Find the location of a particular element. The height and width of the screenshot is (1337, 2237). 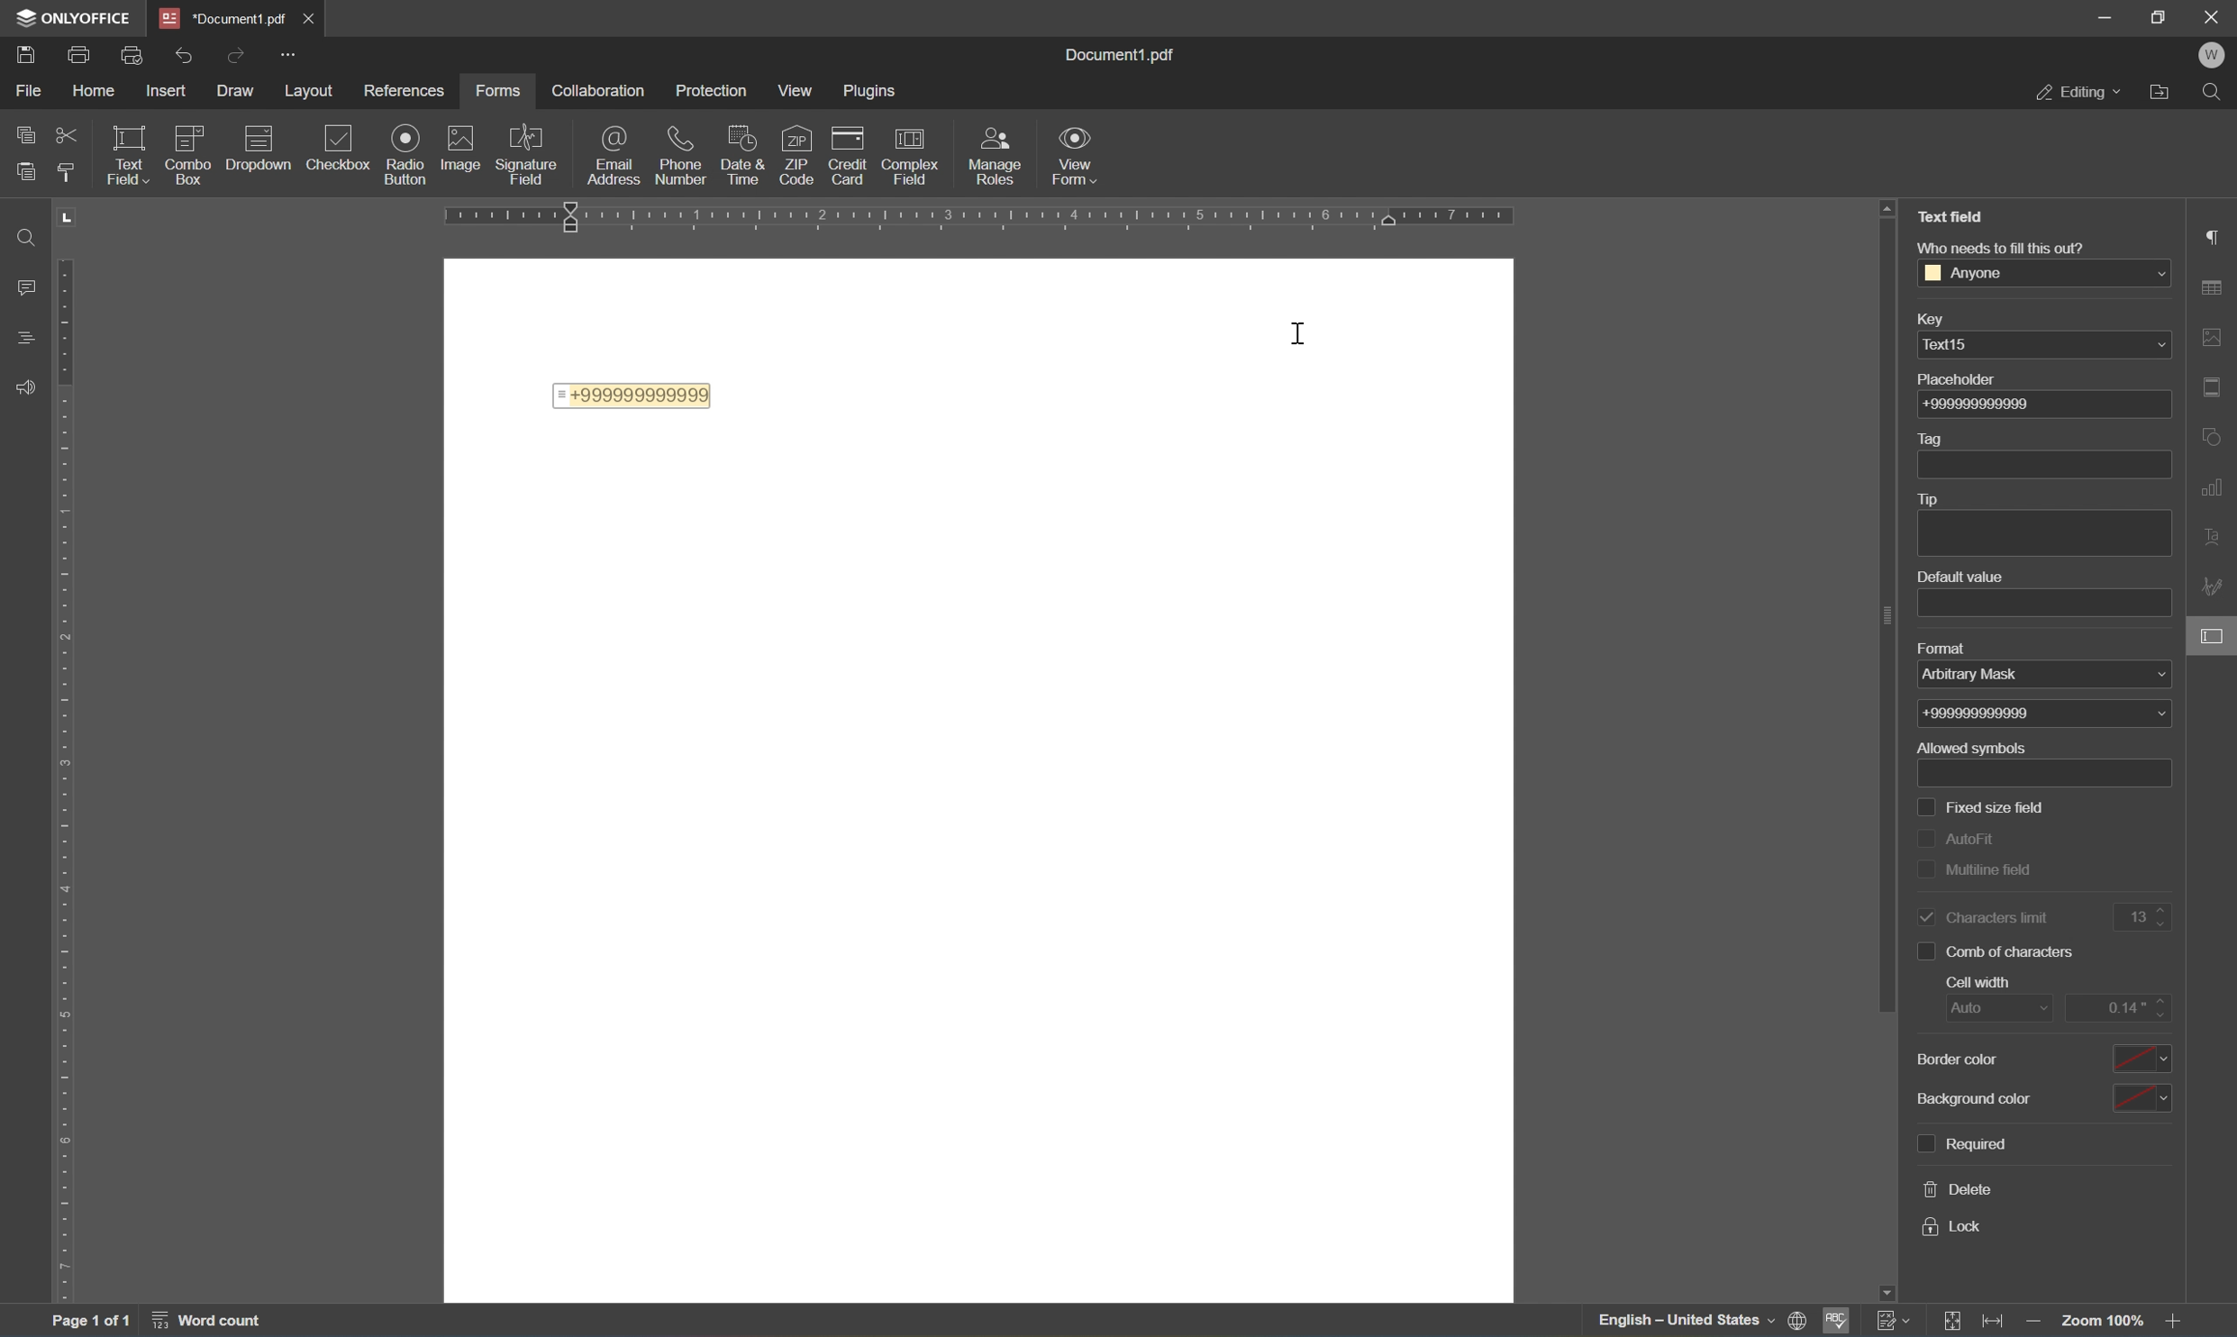

header and footer settings is located at coordinates (2217, 394).